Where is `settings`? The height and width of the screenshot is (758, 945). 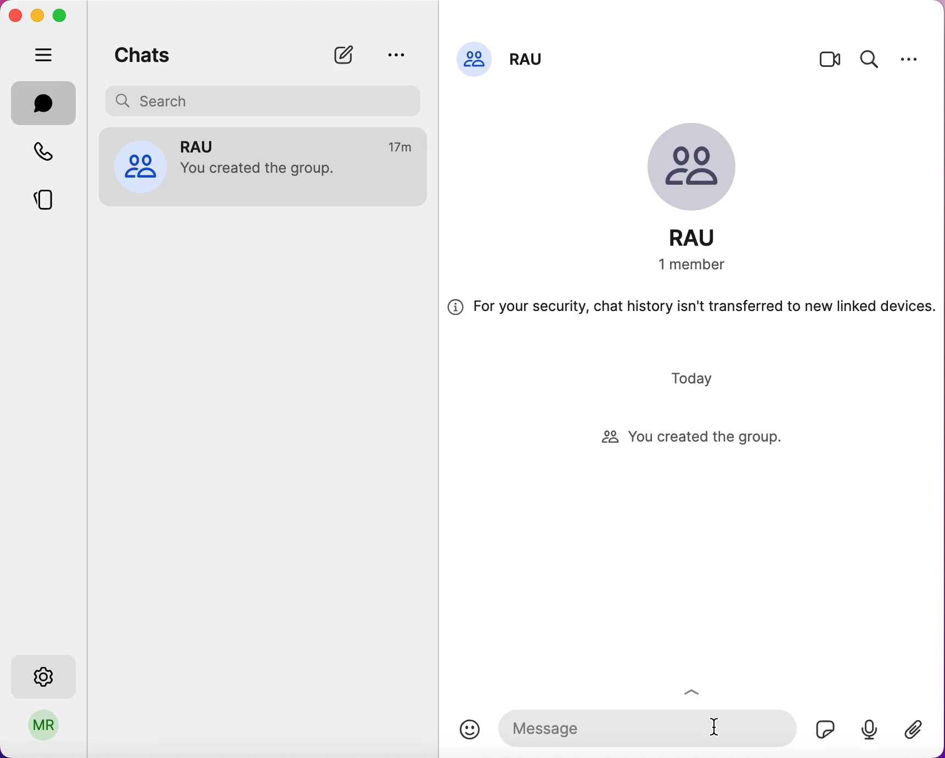
settings is located at coordinates (46, 674).